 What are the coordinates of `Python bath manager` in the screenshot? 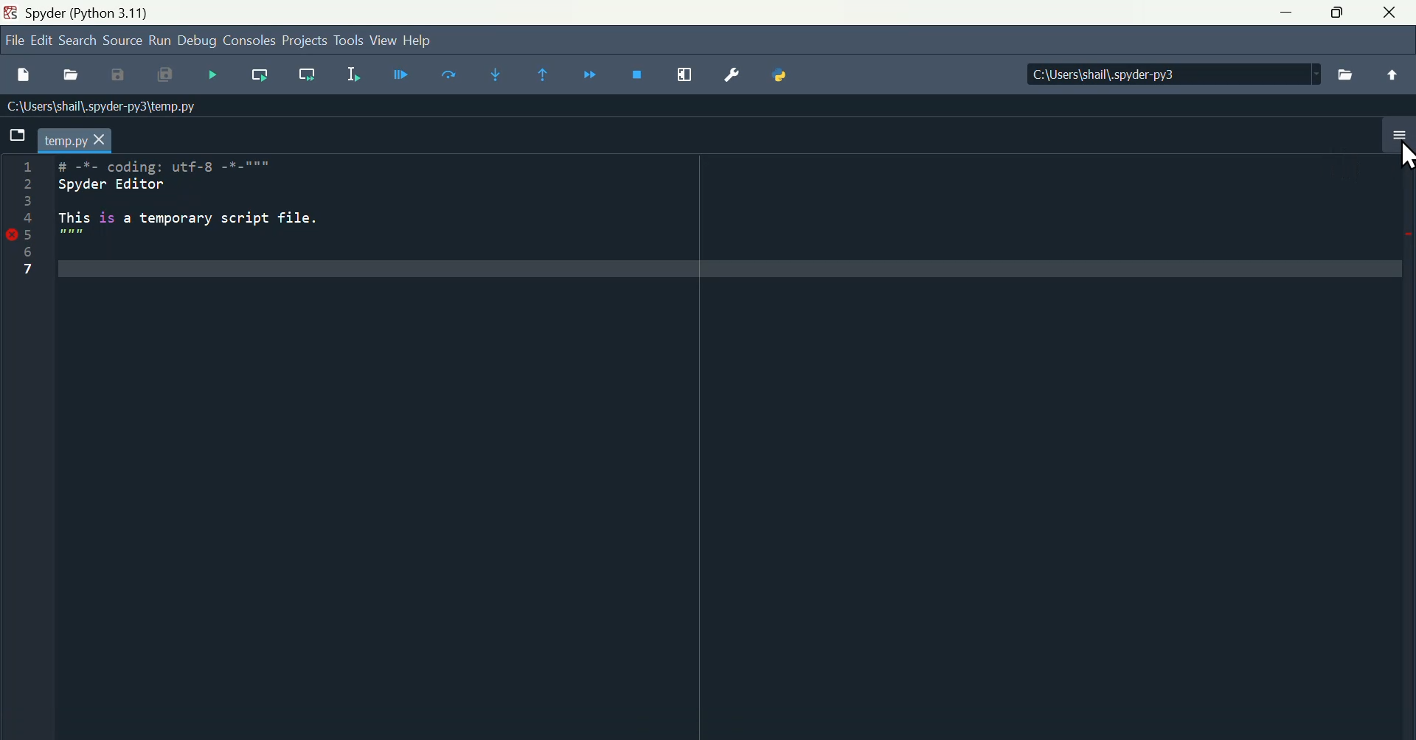 It's located at (783, 79).